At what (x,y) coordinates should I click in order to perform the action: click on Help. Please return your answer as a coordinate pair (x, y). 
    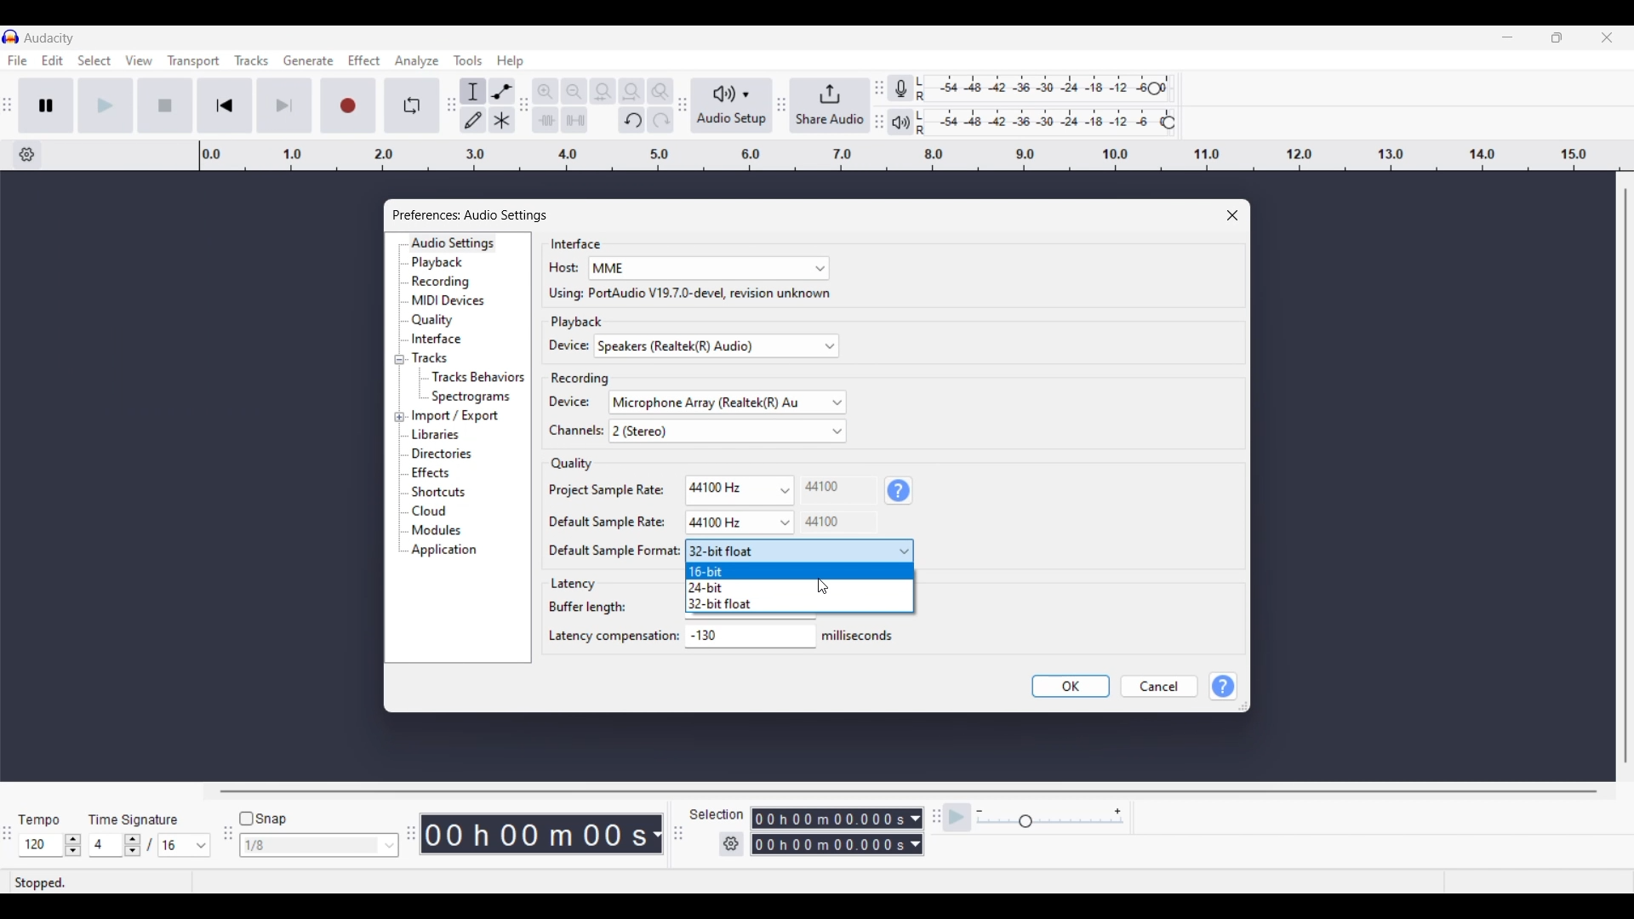
    Looking at the image, I should click on (1225, 687).